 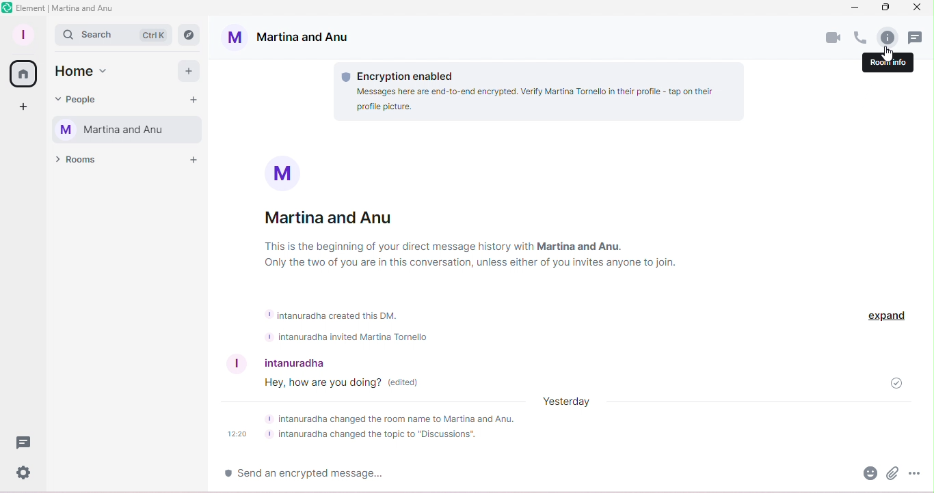 What do you see at coordinates (892, 381) in the screenshot?
I see `Message sent` at bounding box center [892, 381].